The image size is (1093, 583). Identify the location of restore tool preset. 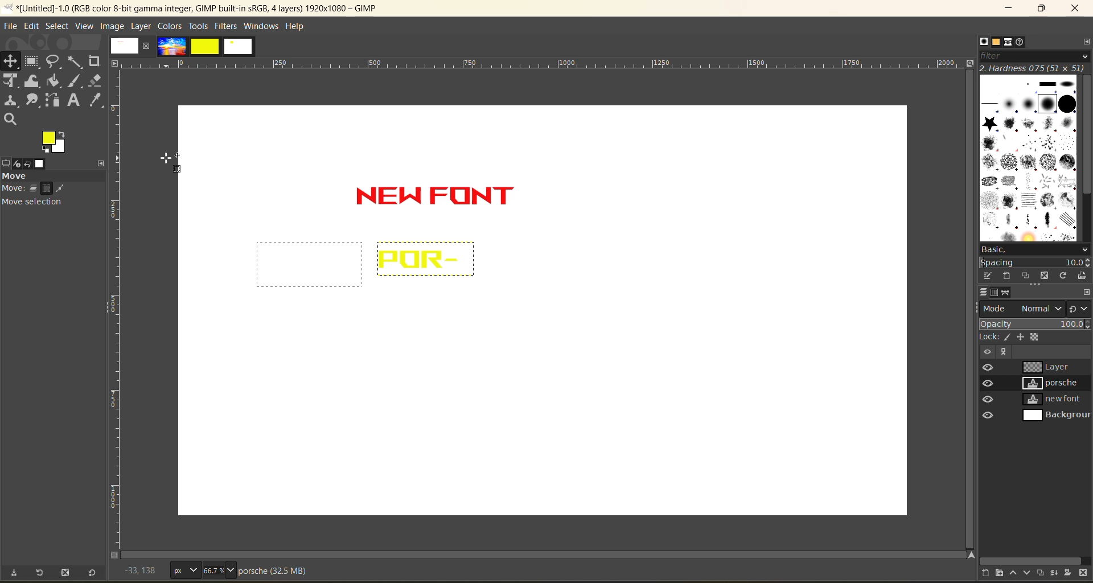
(41, 574).